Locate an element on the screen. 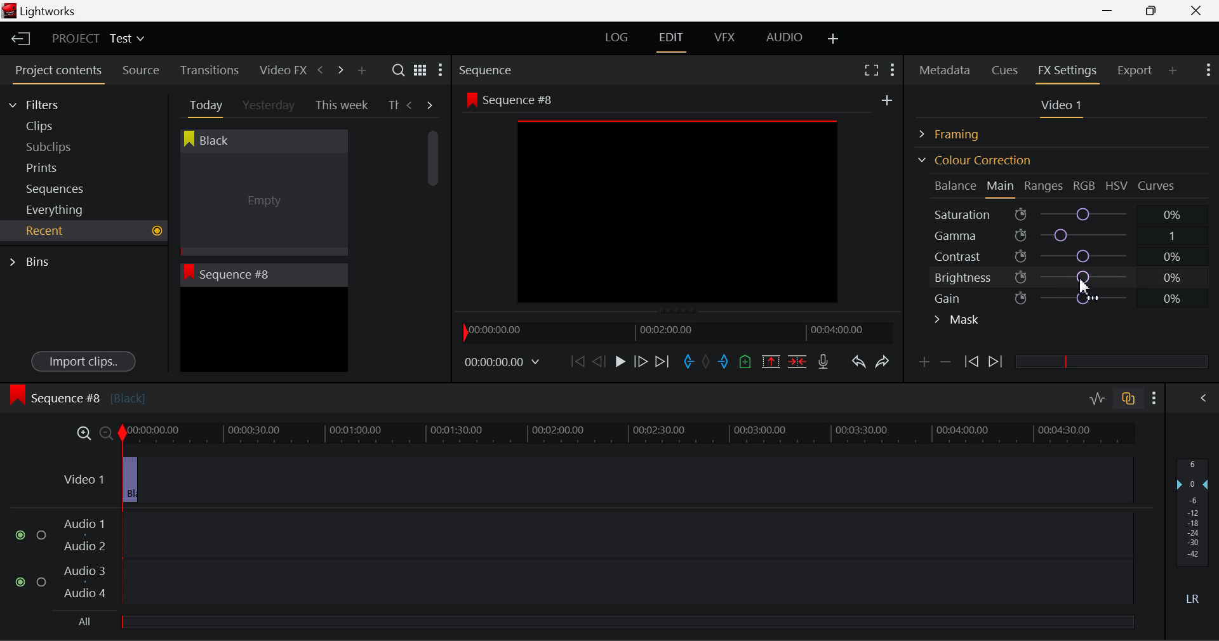  Sequence #8 is located at coordinates (77, 395).